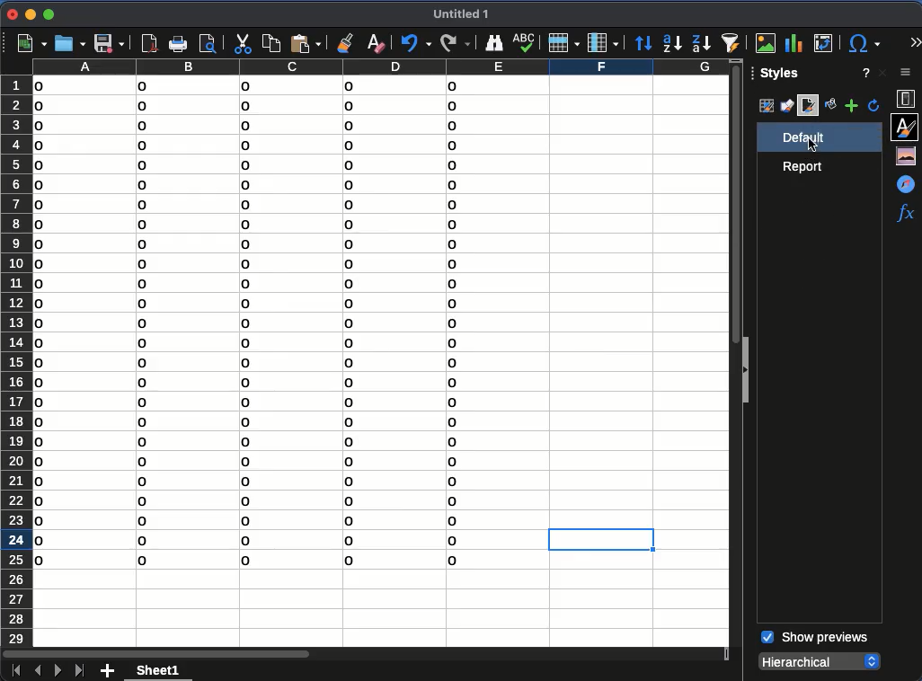 The width and height of the screenshot is (922, 681). I want to click on functions, so click(905, 215).